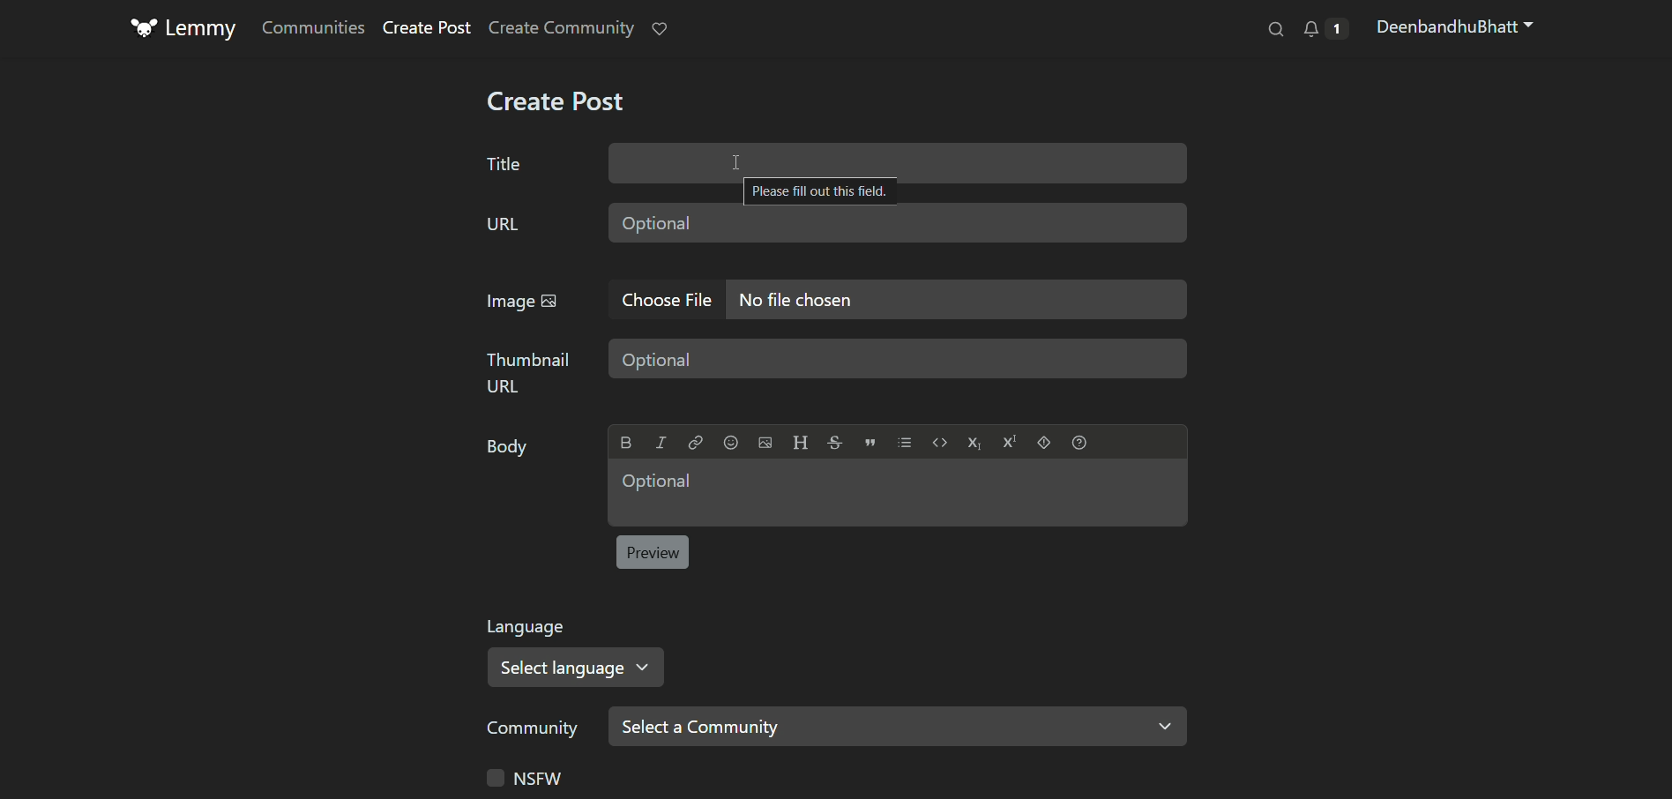 This screenshot has width=1672, height=799. What do you see at coordinates (428, 29) in the screenshot?
I see `create post` at bounding box center [428, 29].